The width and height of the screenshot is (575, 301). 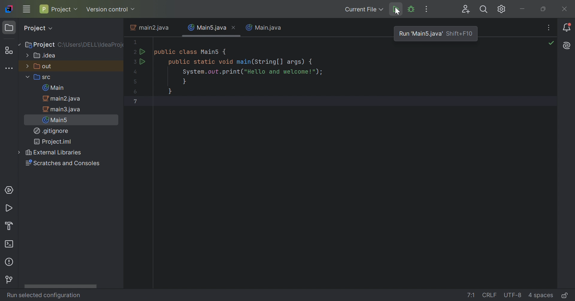 I want to click on 3, so click(x=136, y=63).